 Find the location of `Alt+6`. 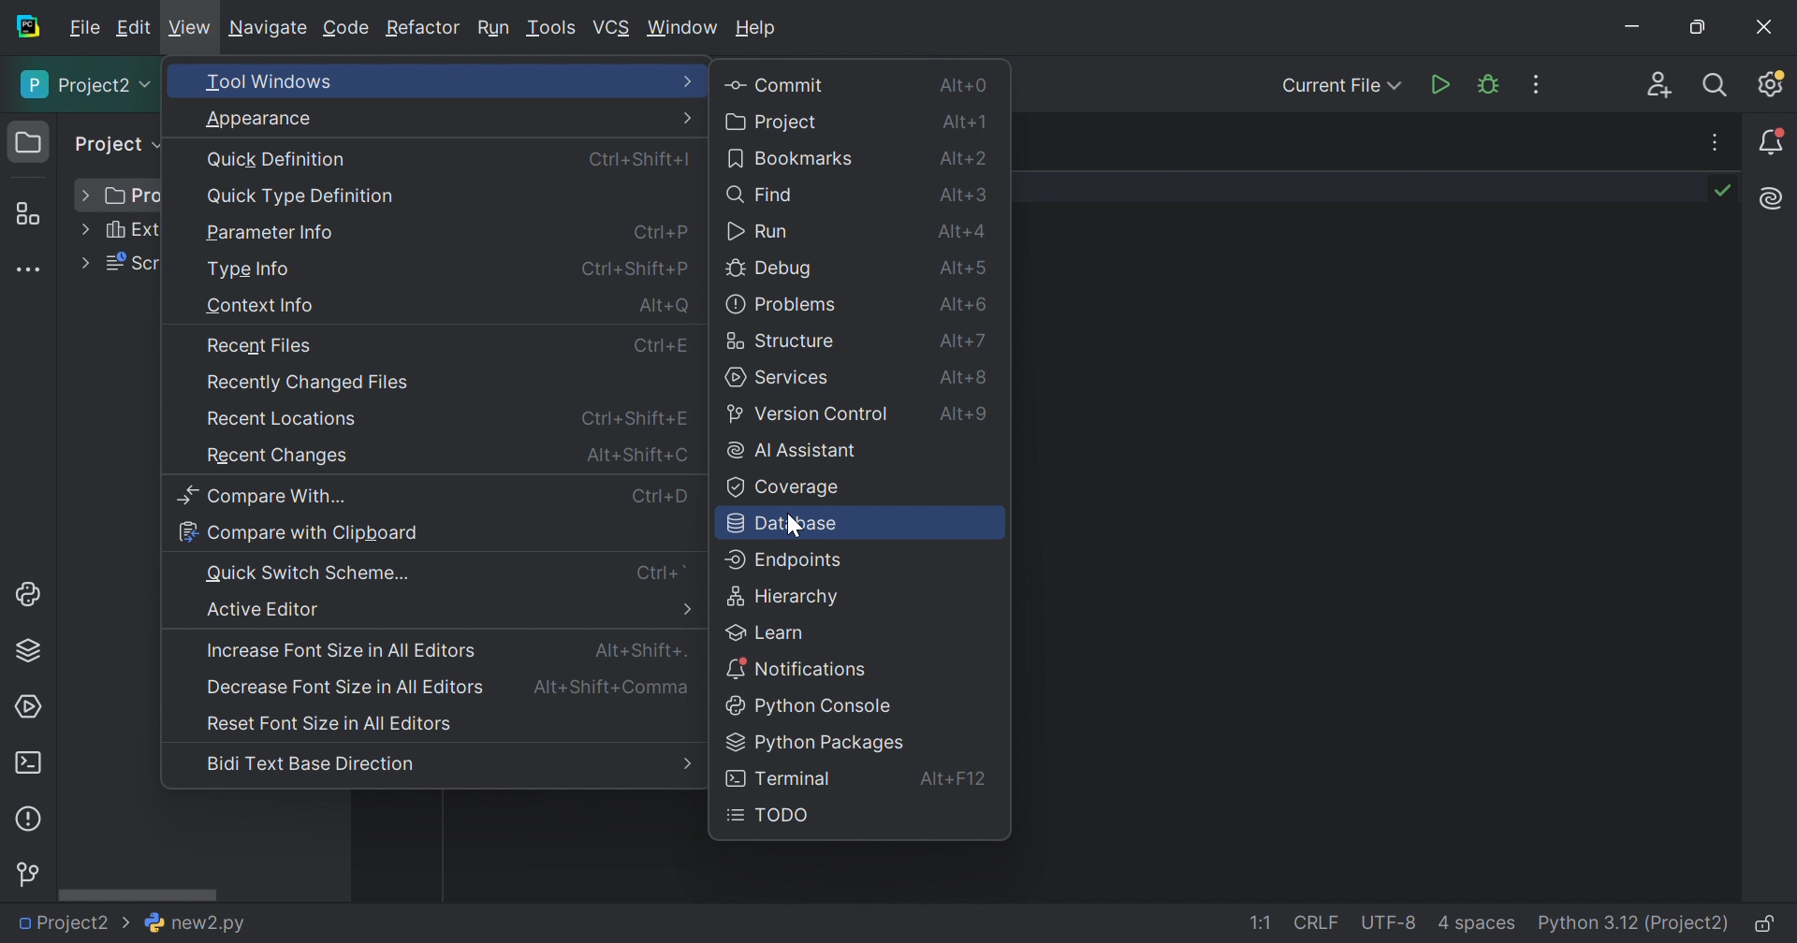

Alt+6 is located at coordinates (967, 340).